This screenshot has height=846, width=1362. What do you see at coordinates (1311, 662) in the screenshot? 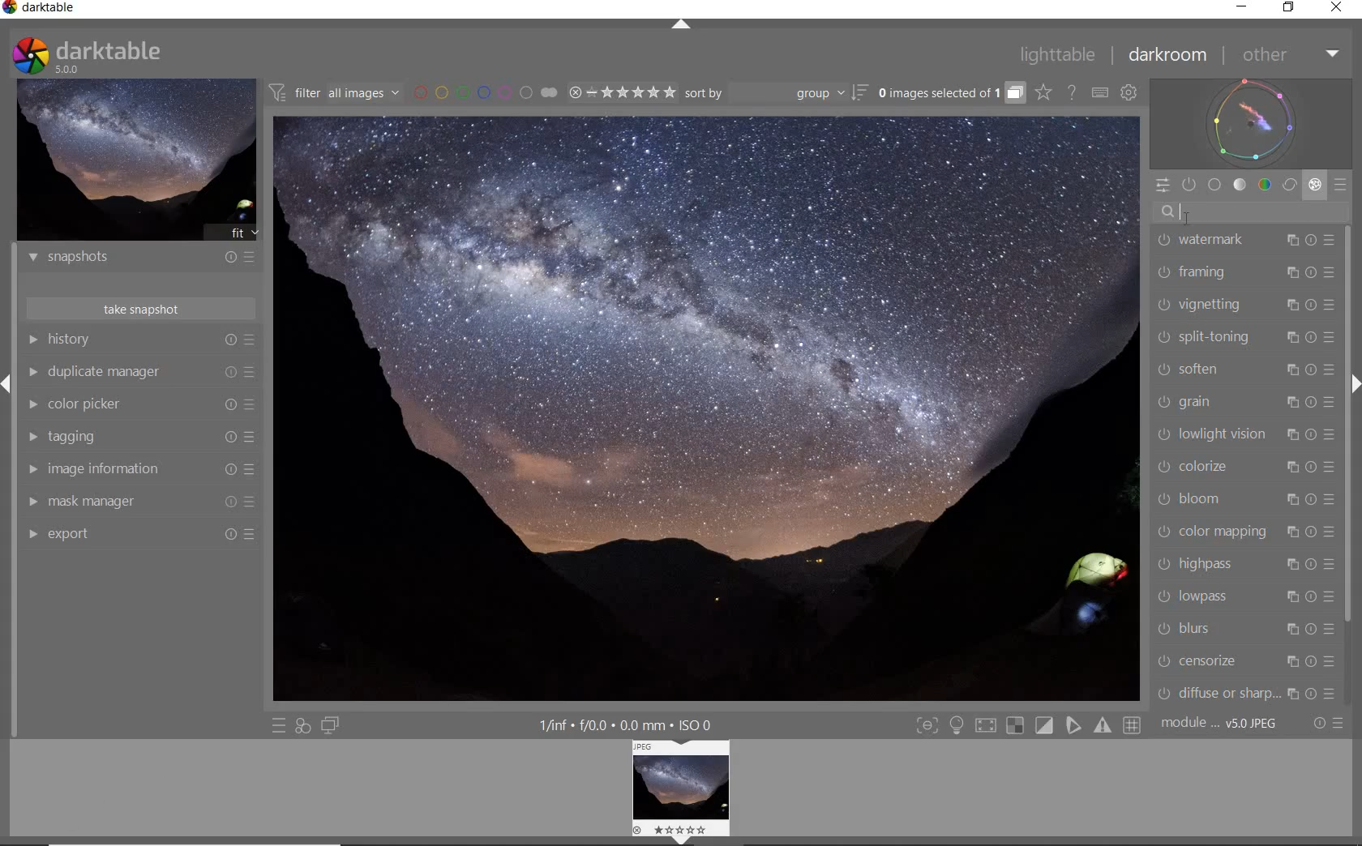
I see `reset parameters` at bounding box center [1311, 662].